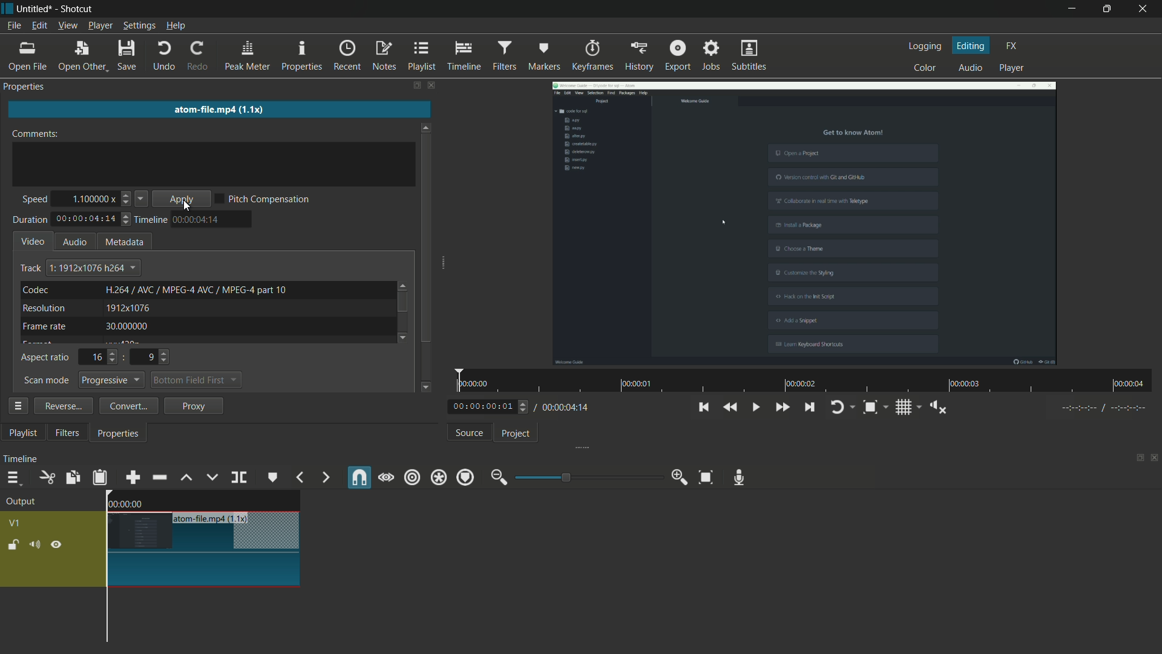  What do you see at coordinates (152, 220) in the screenshot?
I see `timeline` at bounding box center [152, 220].